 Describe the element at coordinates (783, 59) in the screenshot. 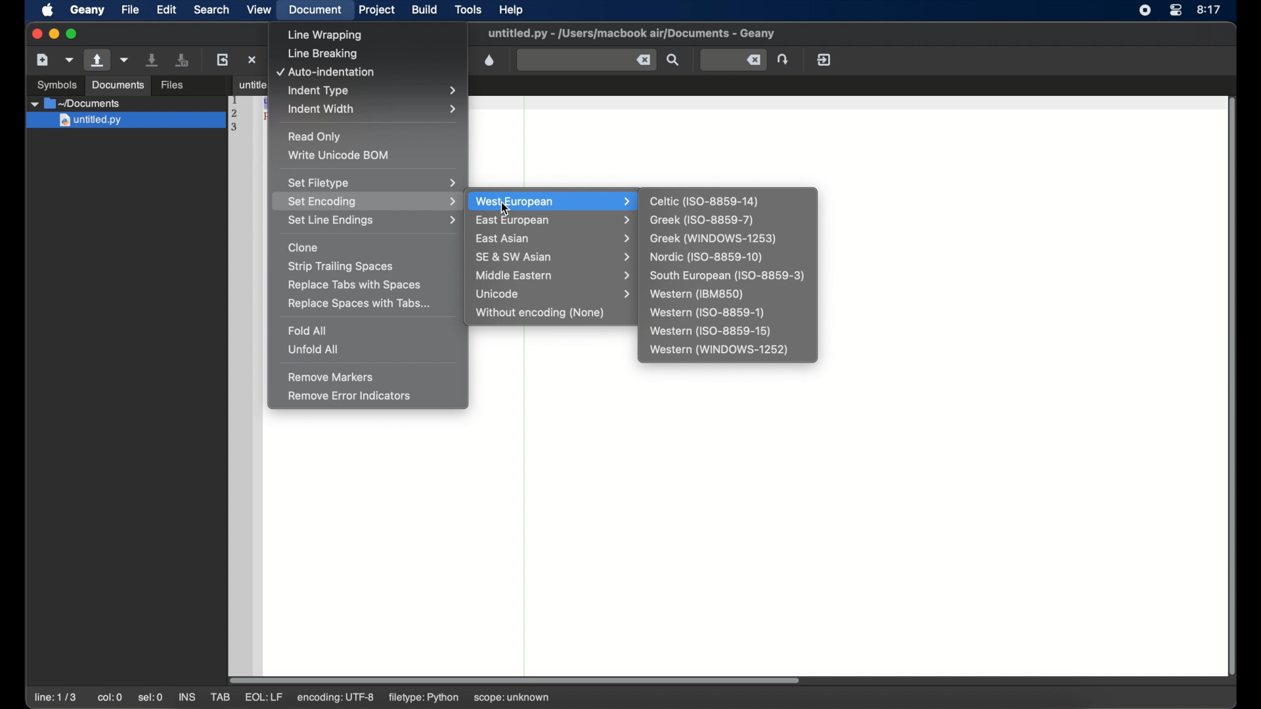

I see `jump to the entered line number` at that location.